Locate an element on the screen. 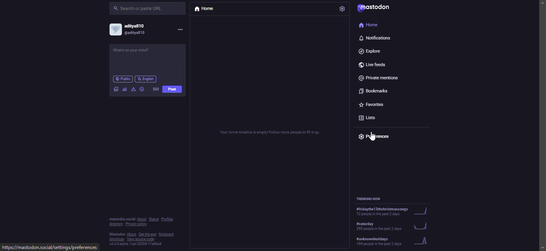  info is located at coordinates (141, 233).